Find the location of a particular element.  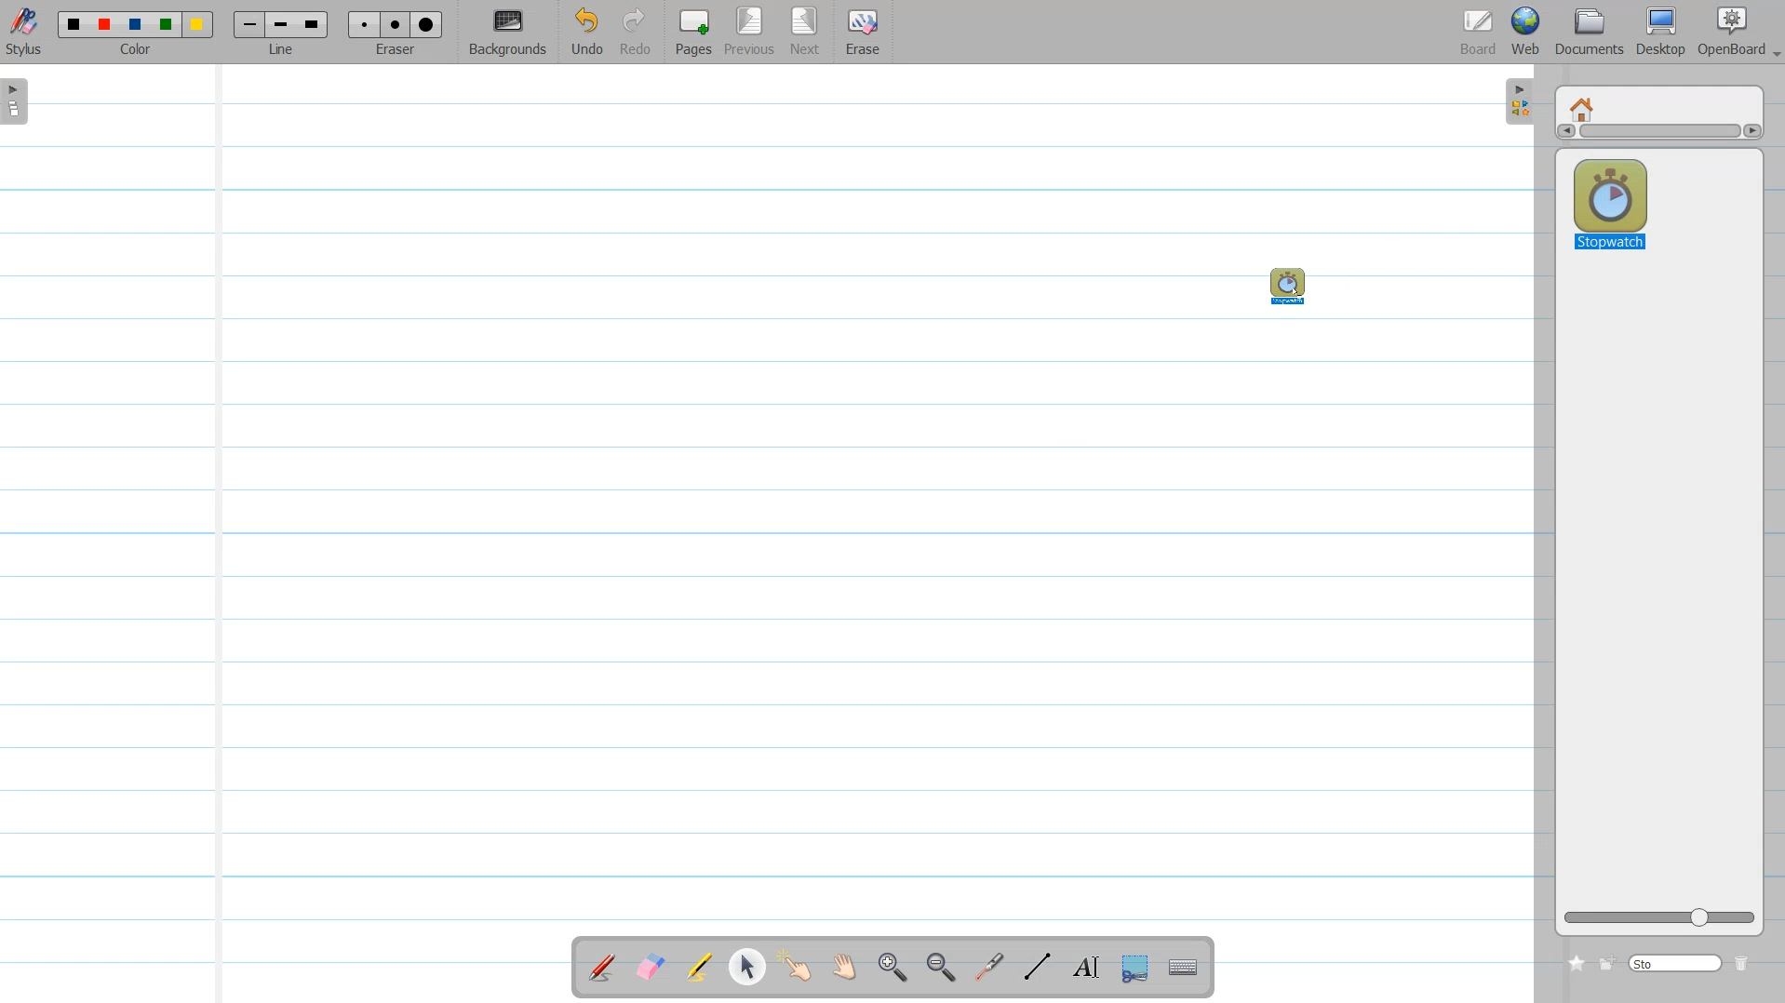

Create new folder is located at coordinates (1607, 964).